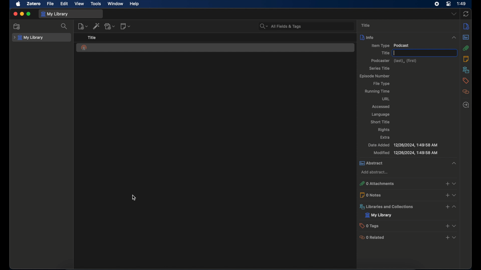 The width and height of the screenshot is (481, 270). I want to click on maximize, so click(29, 14).